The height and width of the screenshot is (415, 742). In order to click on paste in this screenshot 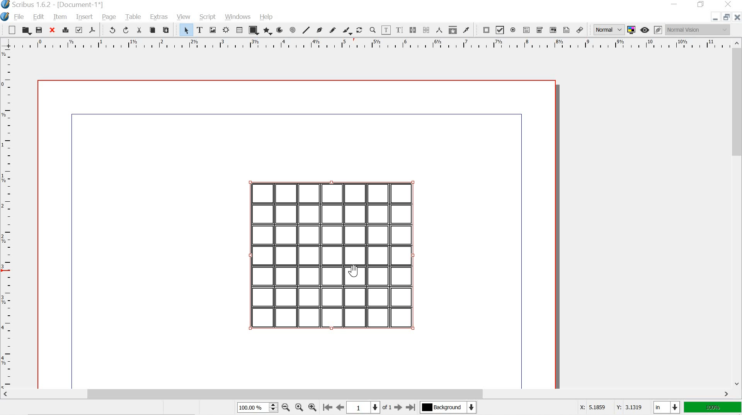, I will do `click(168, 31)`.